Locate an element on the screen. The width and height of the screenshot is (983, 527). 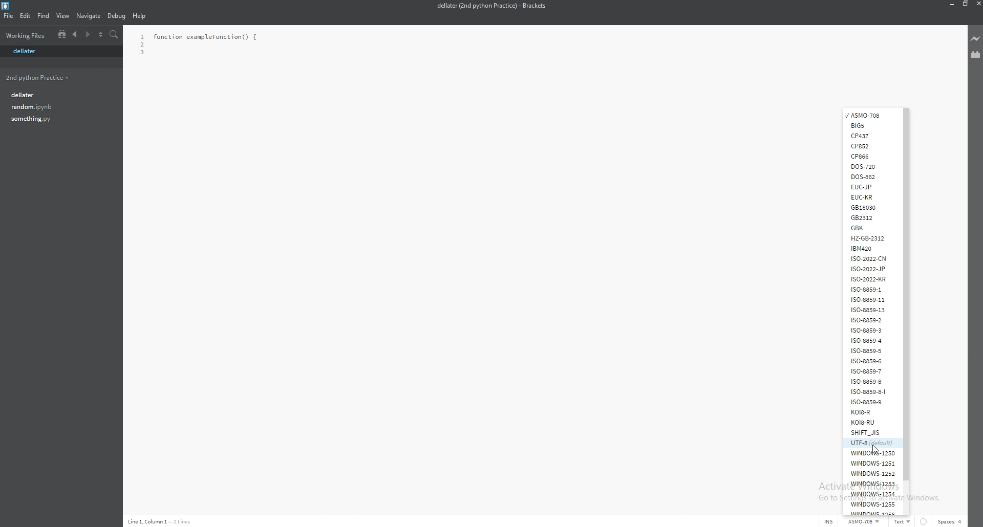
resize is located at coordinates (966, 4).